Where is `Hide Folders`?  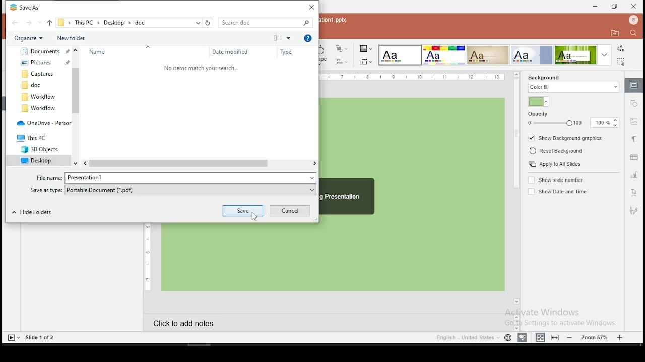 Hide Folders is located at coordinates (36, 213).